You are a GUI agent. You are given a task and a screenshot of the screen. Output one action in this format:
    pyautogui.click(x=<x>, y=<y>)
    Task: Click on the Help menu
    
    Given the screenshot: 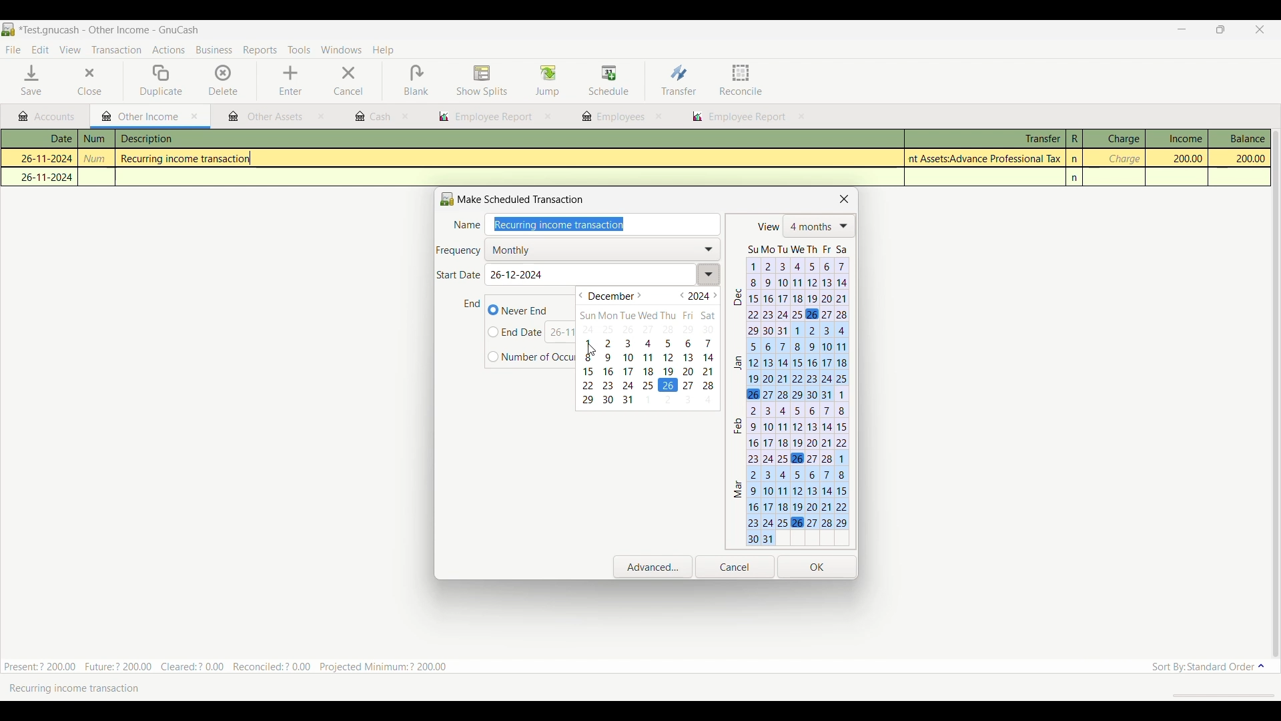 What is the action you would take?
    pyautogui.click(x=384, y=51)
    